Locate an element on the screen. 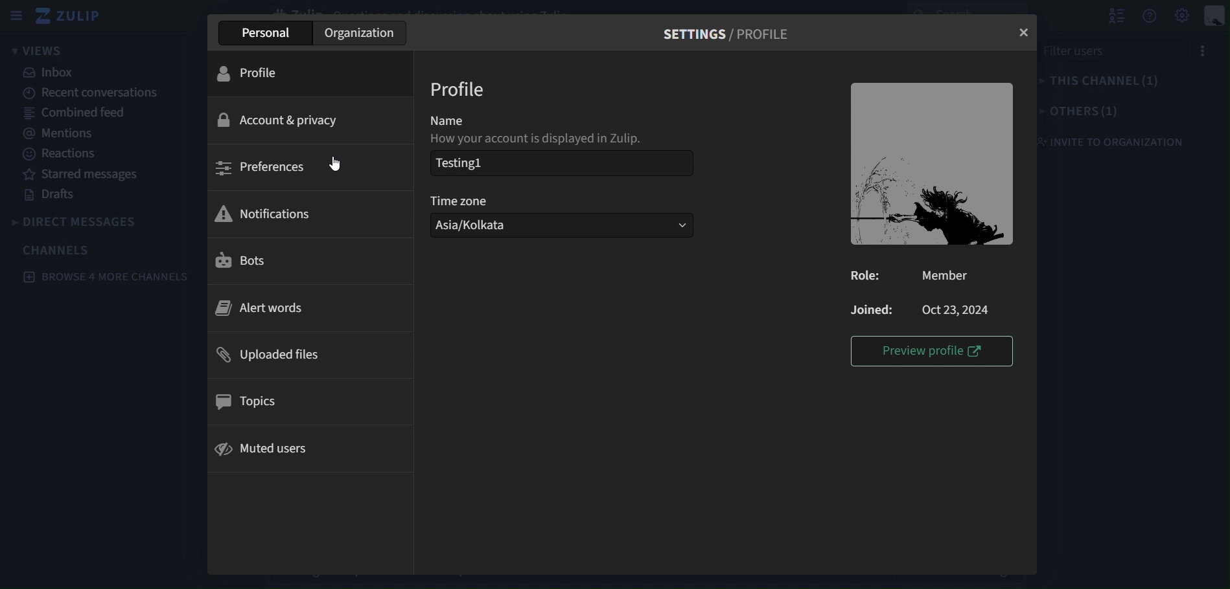 The height and width of the screenshot is (589, 1230). views is located at coordinates (38, 49).